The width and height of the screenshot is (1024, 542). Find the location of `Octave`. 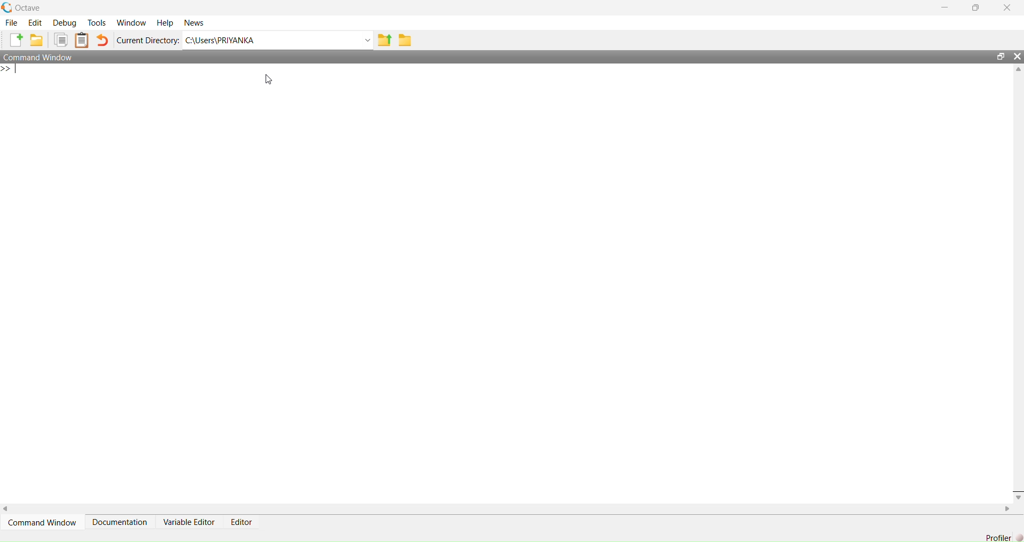

Octave is located at coordinates (26, 7).